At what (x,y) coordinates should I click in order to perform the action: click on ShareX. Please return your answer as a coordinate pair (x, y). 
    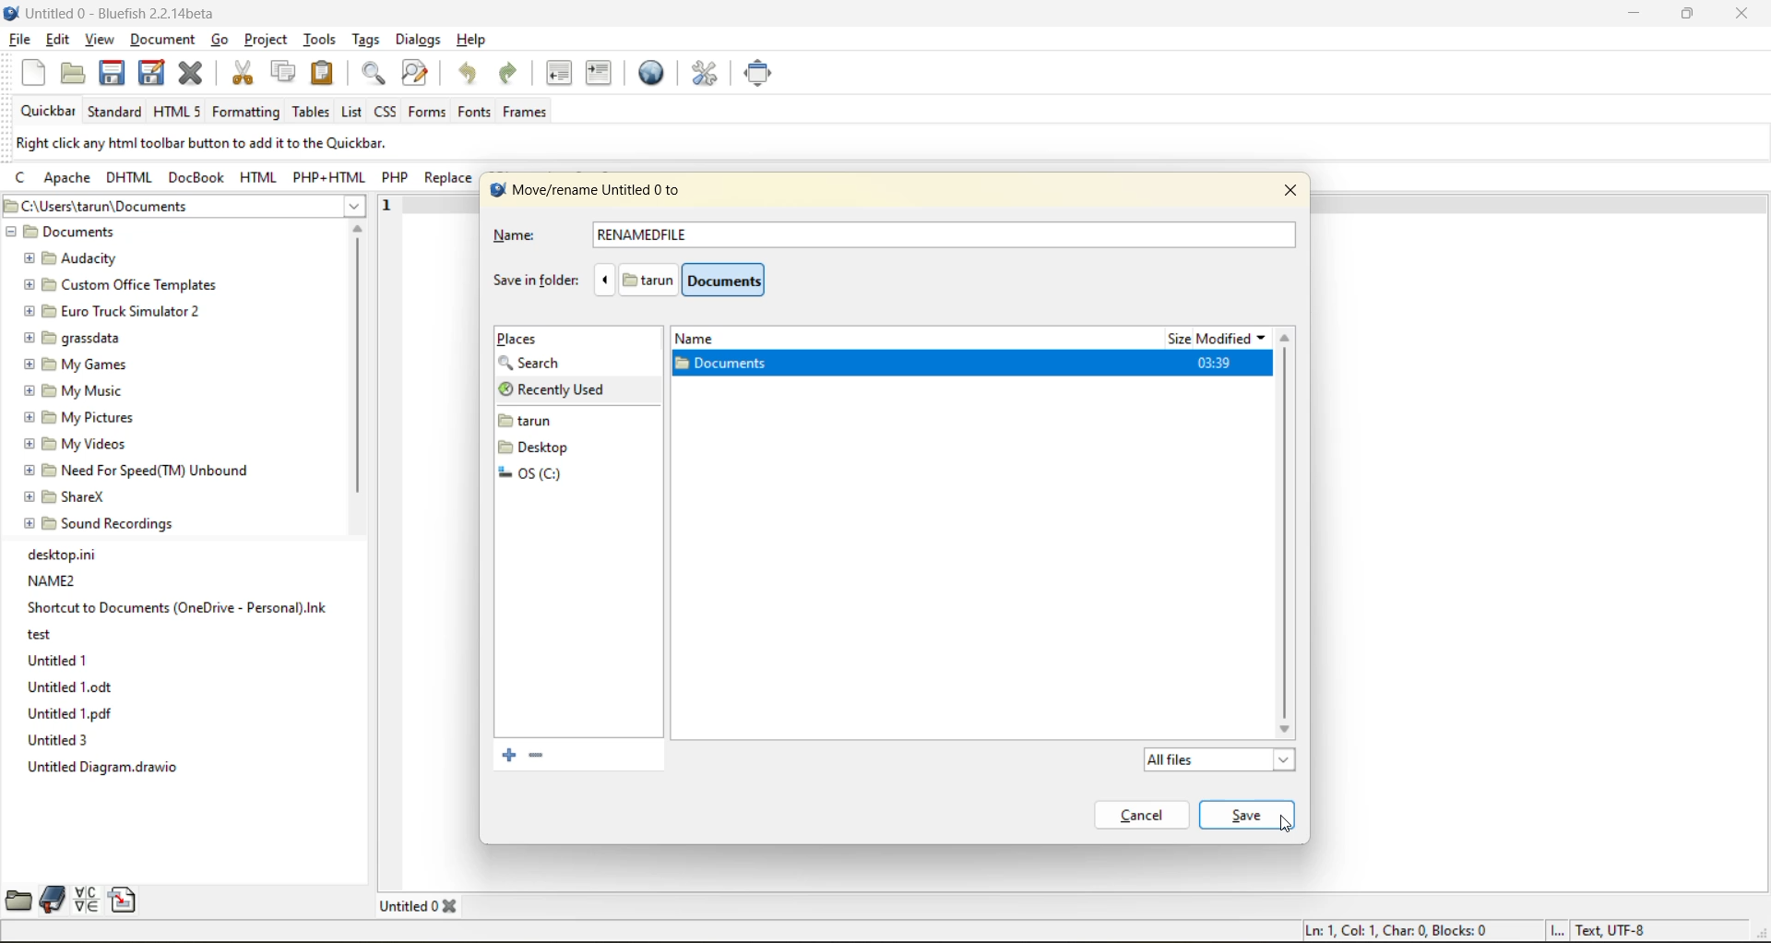
    Looking at the image, I should click on (65, 495).